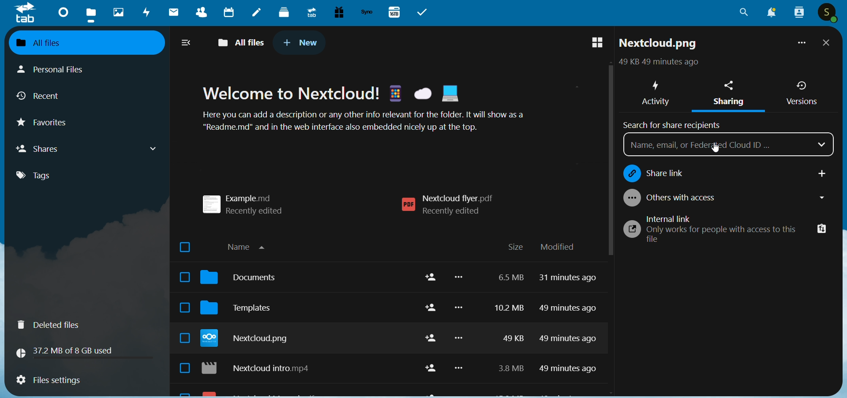 Image resolution: width=847 pixels, height=398 pixels. What do you see at coordinates (337, 12) in the screenshot?
I see `free trial` at bounding box center [337, 12].